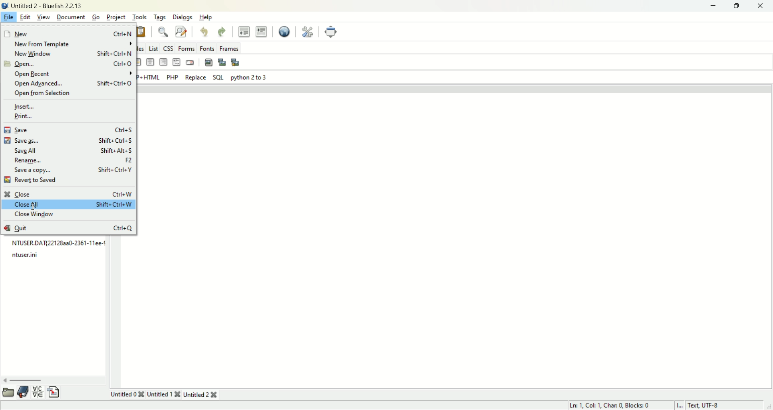  Describe the element at coordinates (5, 5) in the screenshot. I see `logo` at that location.